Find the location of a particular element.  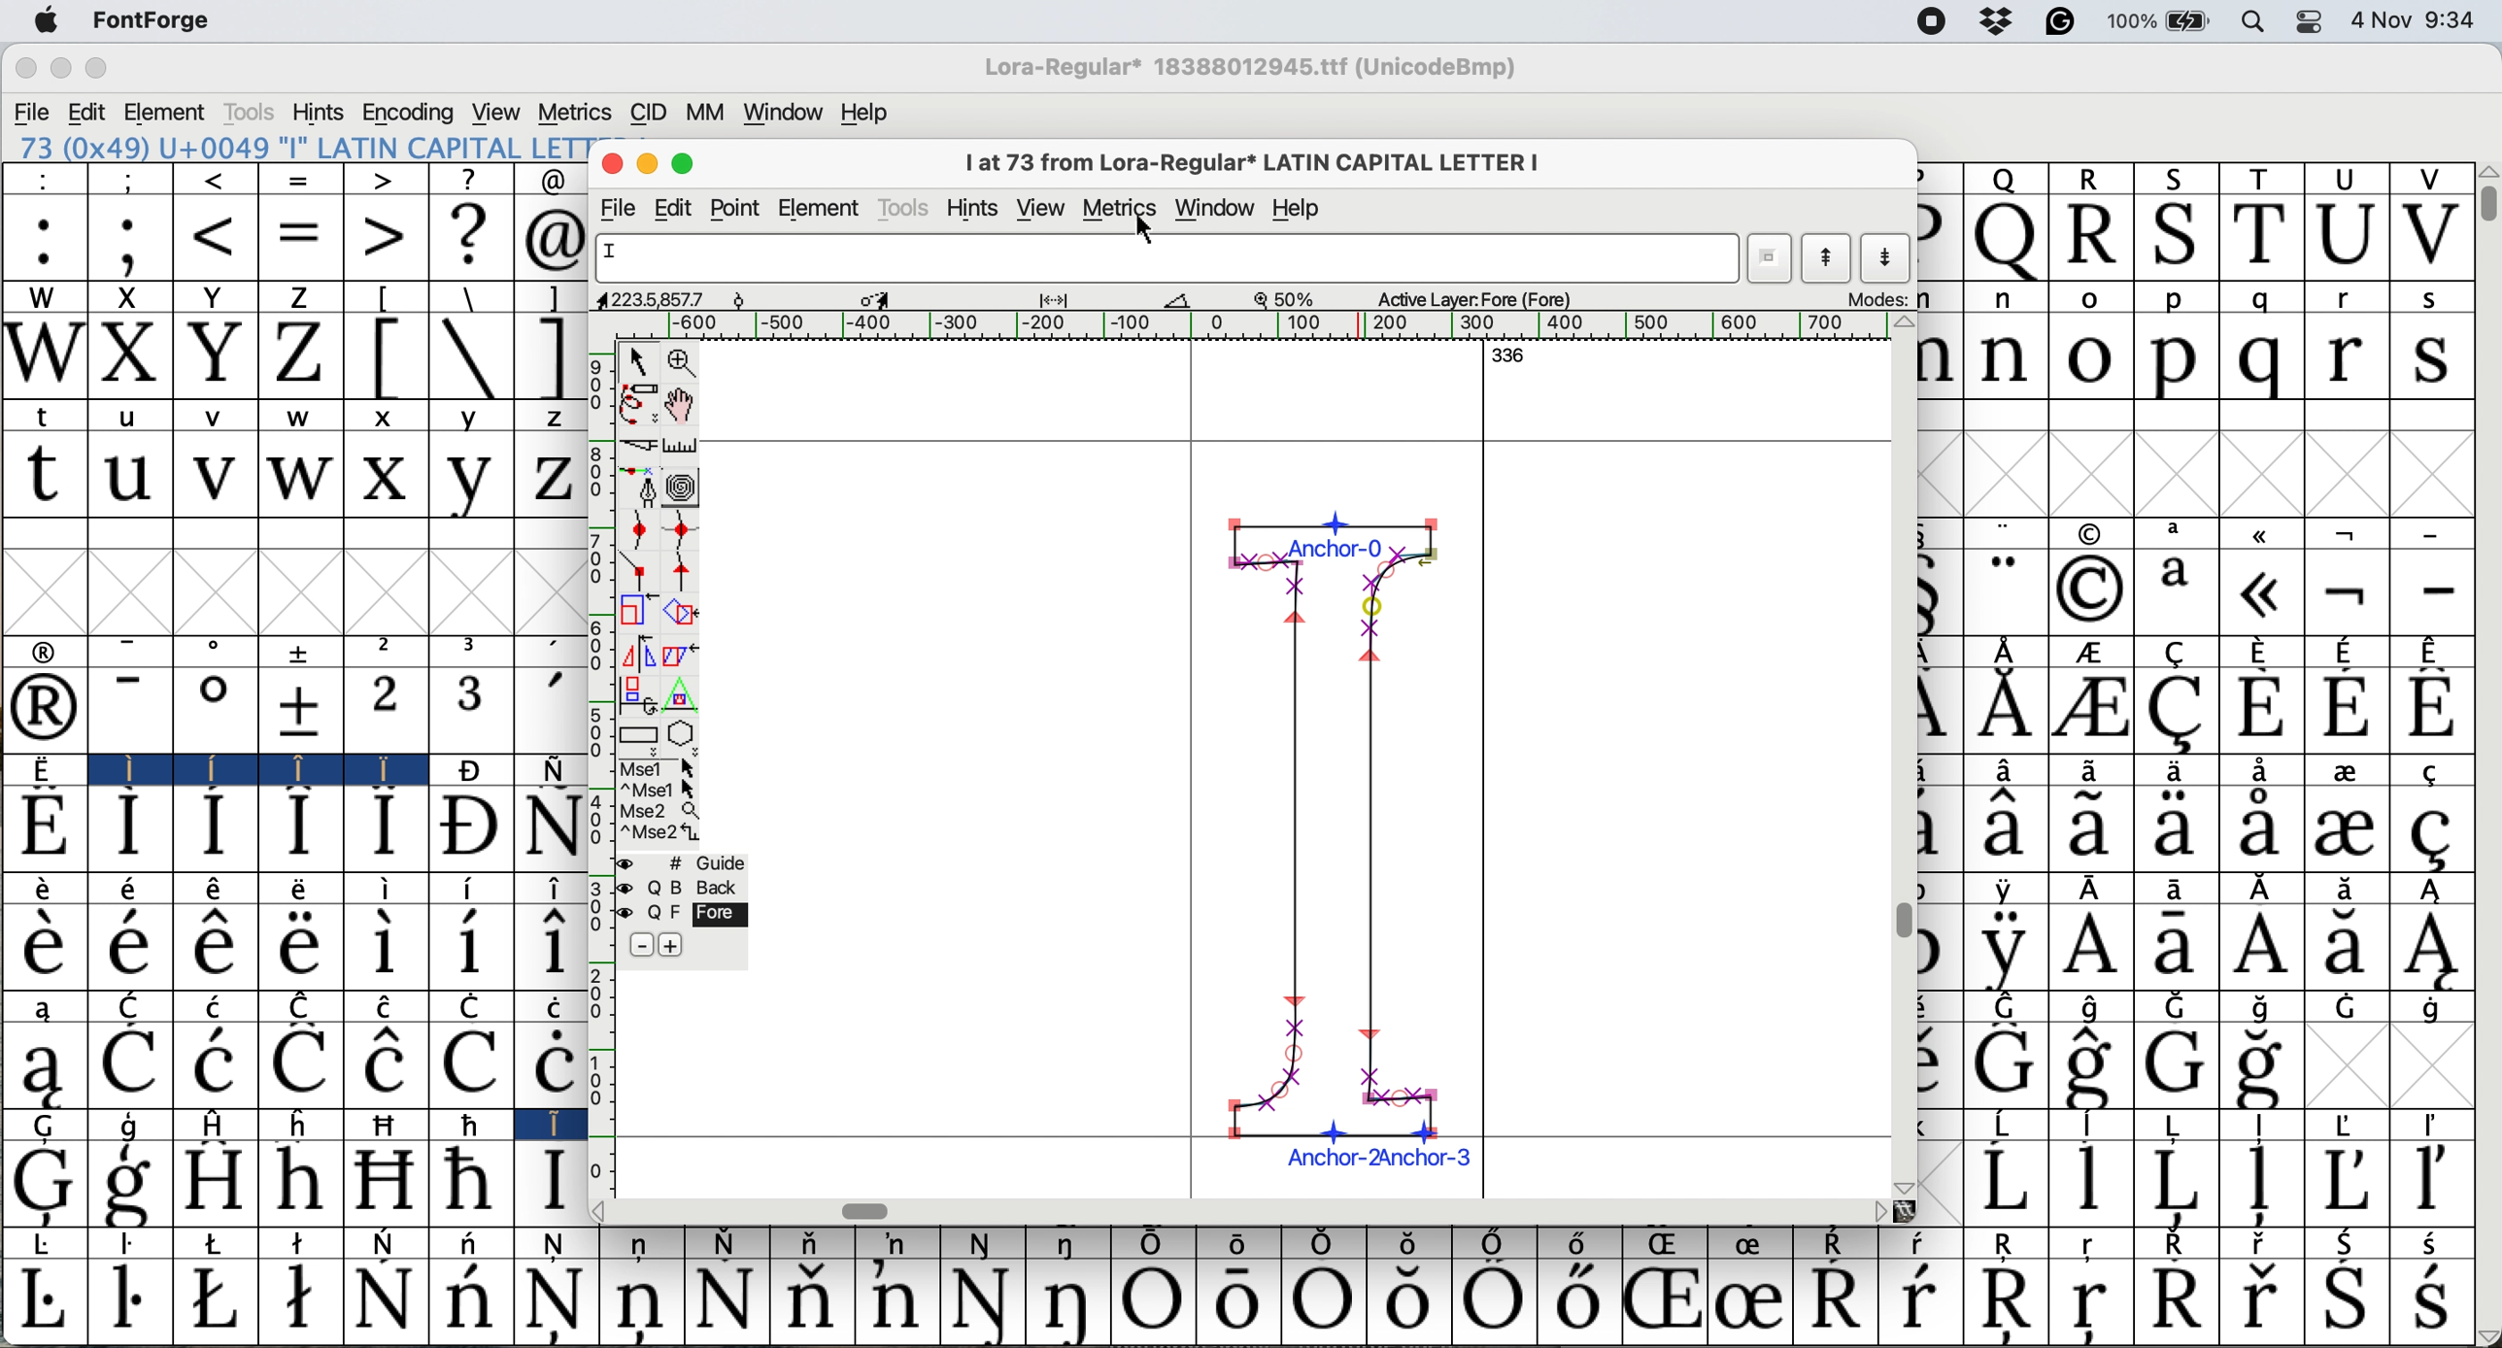

Symbol is located at coordinates (470, 1301).